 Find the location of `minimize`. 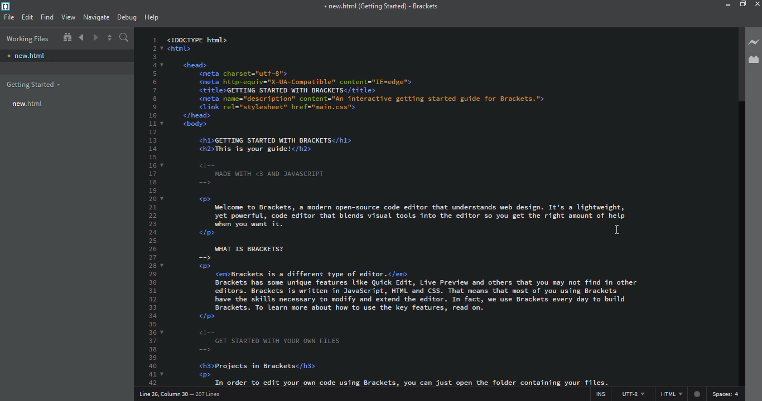

minimize is located at coordinates (718, 4).